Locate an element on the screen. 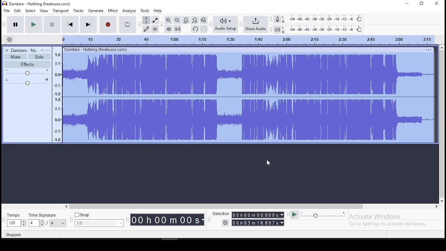 The height and width of the screenshot is (251, 446). zoom out is located at coordinates (177, 20).